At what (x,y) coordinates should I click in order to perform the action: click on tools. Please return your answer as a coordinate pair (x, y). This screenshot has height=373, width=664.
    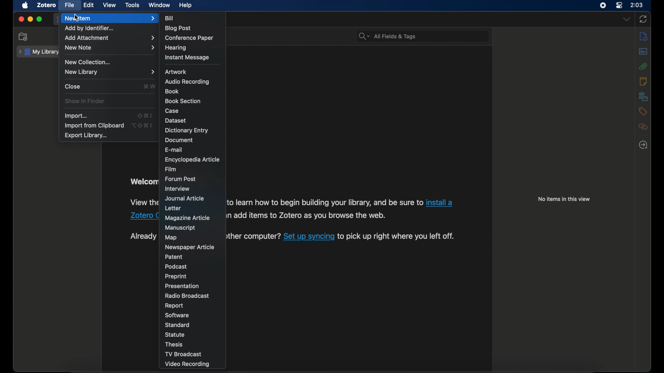
    Looking at the image, I should click on (132, 5).